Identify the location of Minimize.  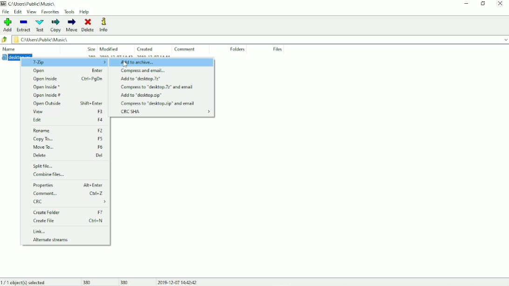
(467, 4).